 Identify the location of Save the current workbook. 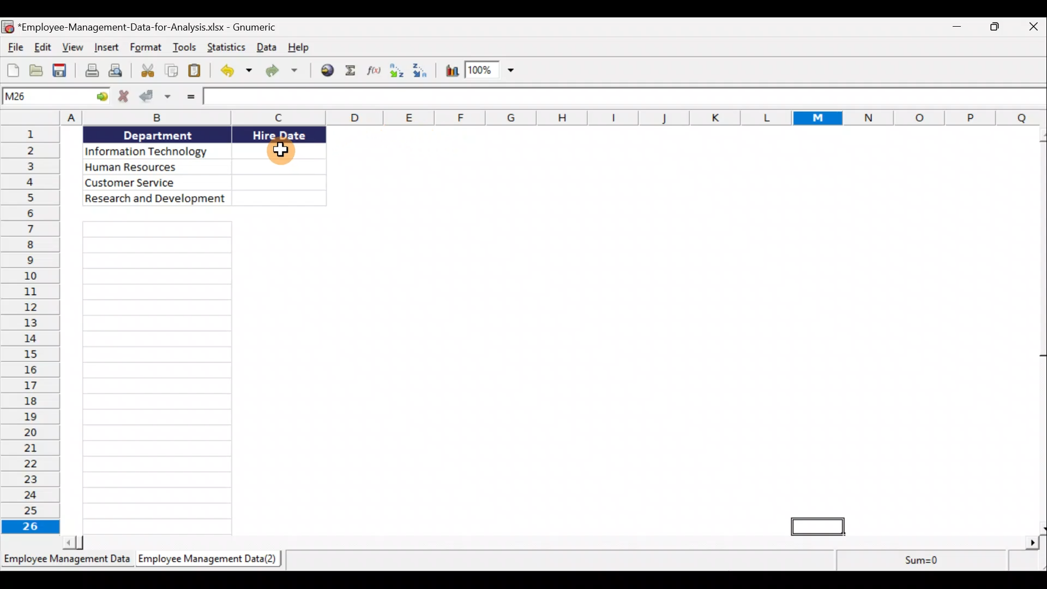
(62, 70).